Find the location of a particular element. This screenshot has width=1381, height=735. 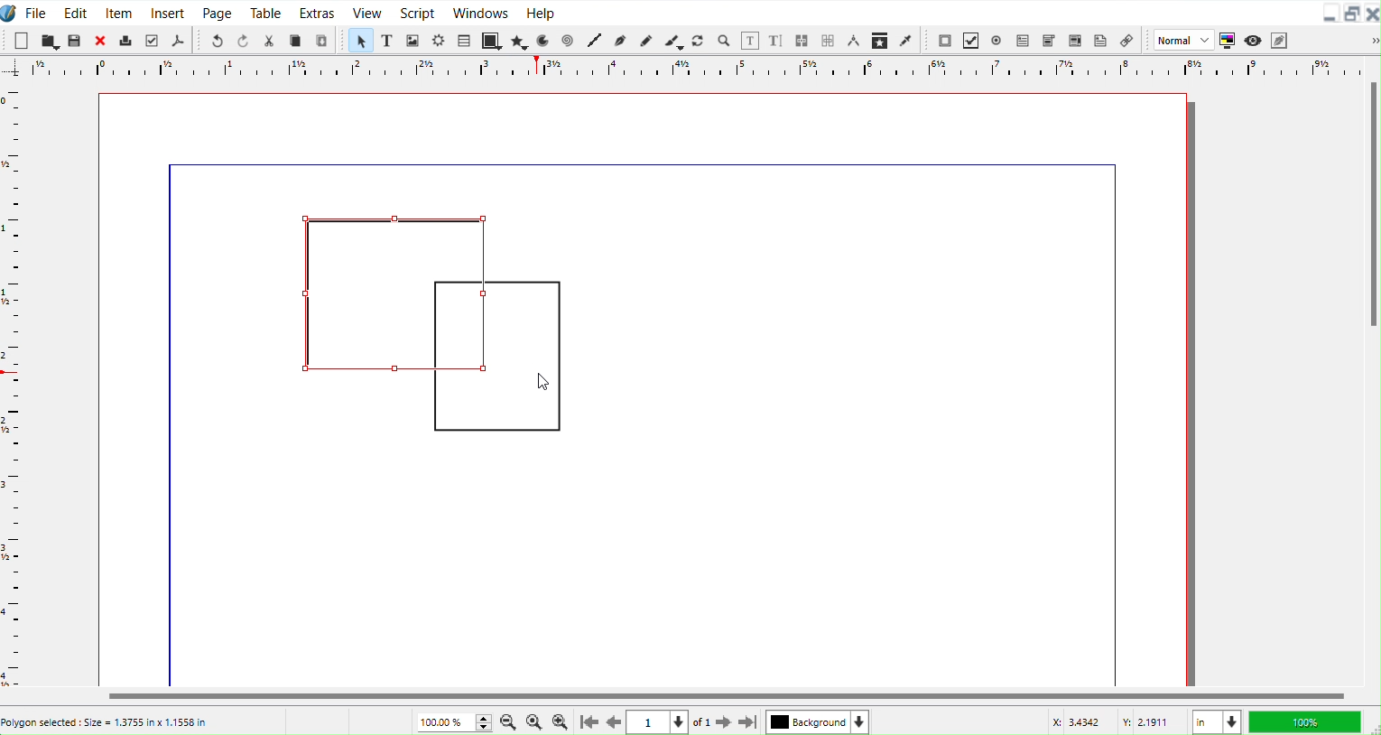

Edit is located at coordinates (75, 11).